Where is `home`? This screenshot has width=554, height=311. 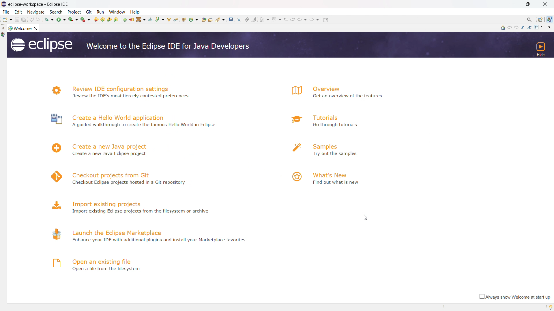
home is located at coordinates (502, 28).